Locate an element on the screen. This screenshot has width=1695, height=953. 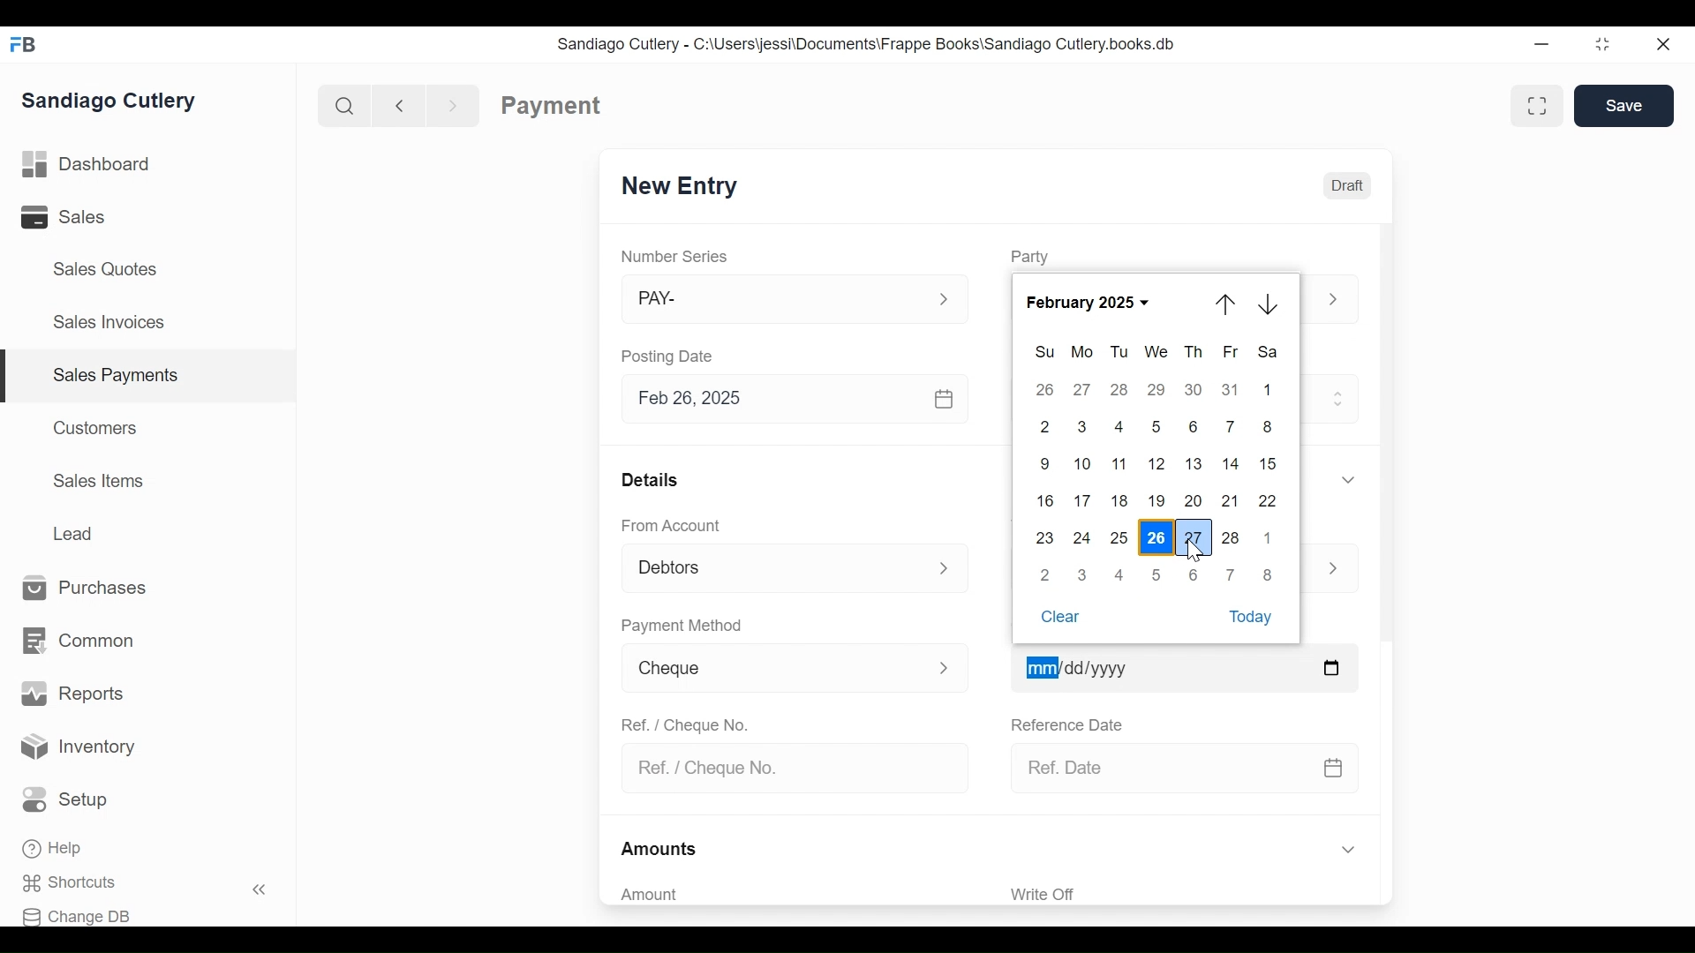
Arrow down is located at coordinates (1273, 304).